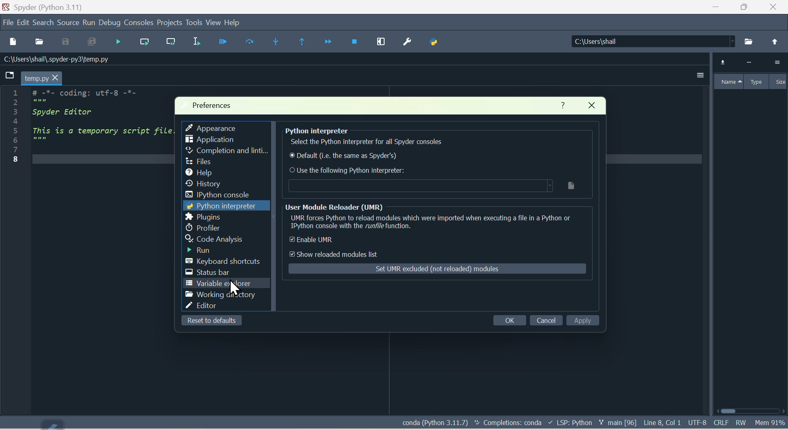  What do you see at coordinates (35, 78) in the screenshot?
I see `temp.py` at bounding box center [35, 78].